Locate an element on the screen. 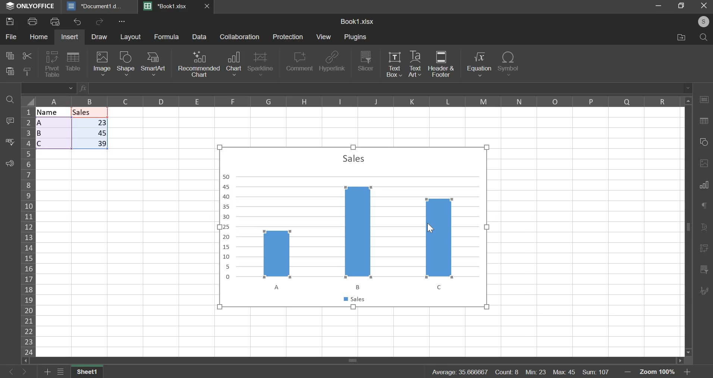 This screenshot has height=378, width=713. view is located at coordinates (324, 37).